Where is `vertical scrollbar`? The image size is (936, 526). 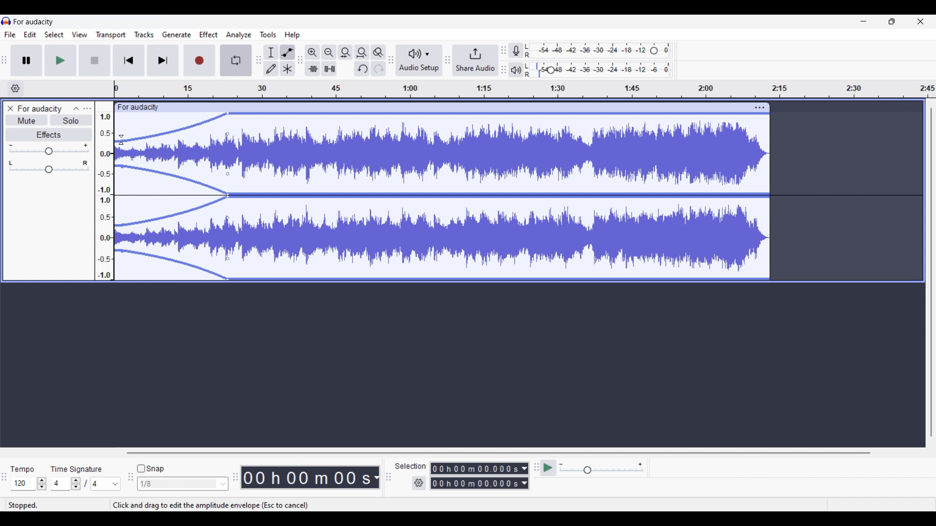
vertical scrollbar is located at coordinates (931, 272).